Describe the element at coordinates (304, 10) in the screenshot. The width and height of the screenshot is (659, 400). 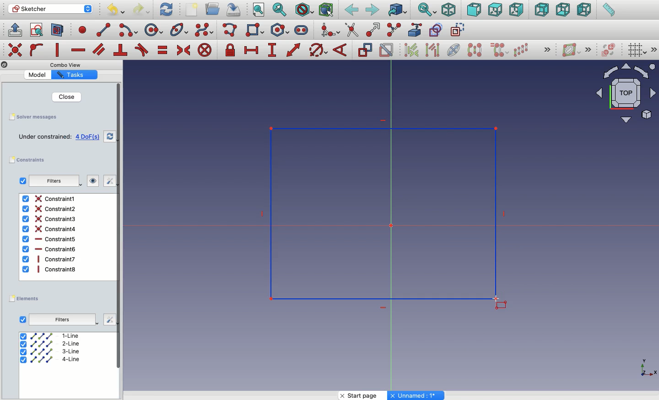
I see `Draw style` at that location.